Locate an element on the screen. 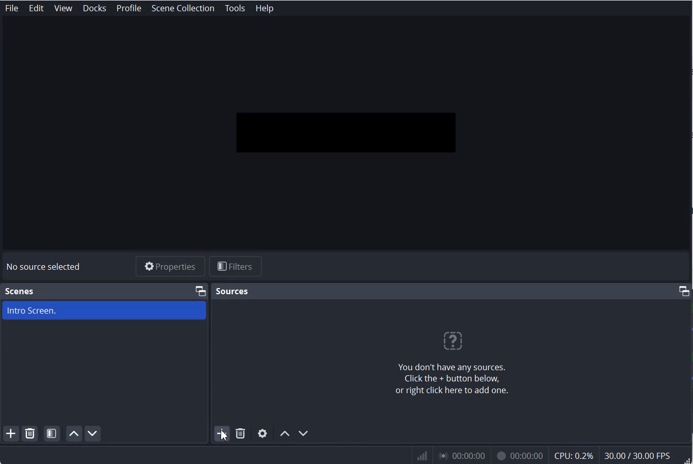  Move Source Down is located at coordinates (304, 433).